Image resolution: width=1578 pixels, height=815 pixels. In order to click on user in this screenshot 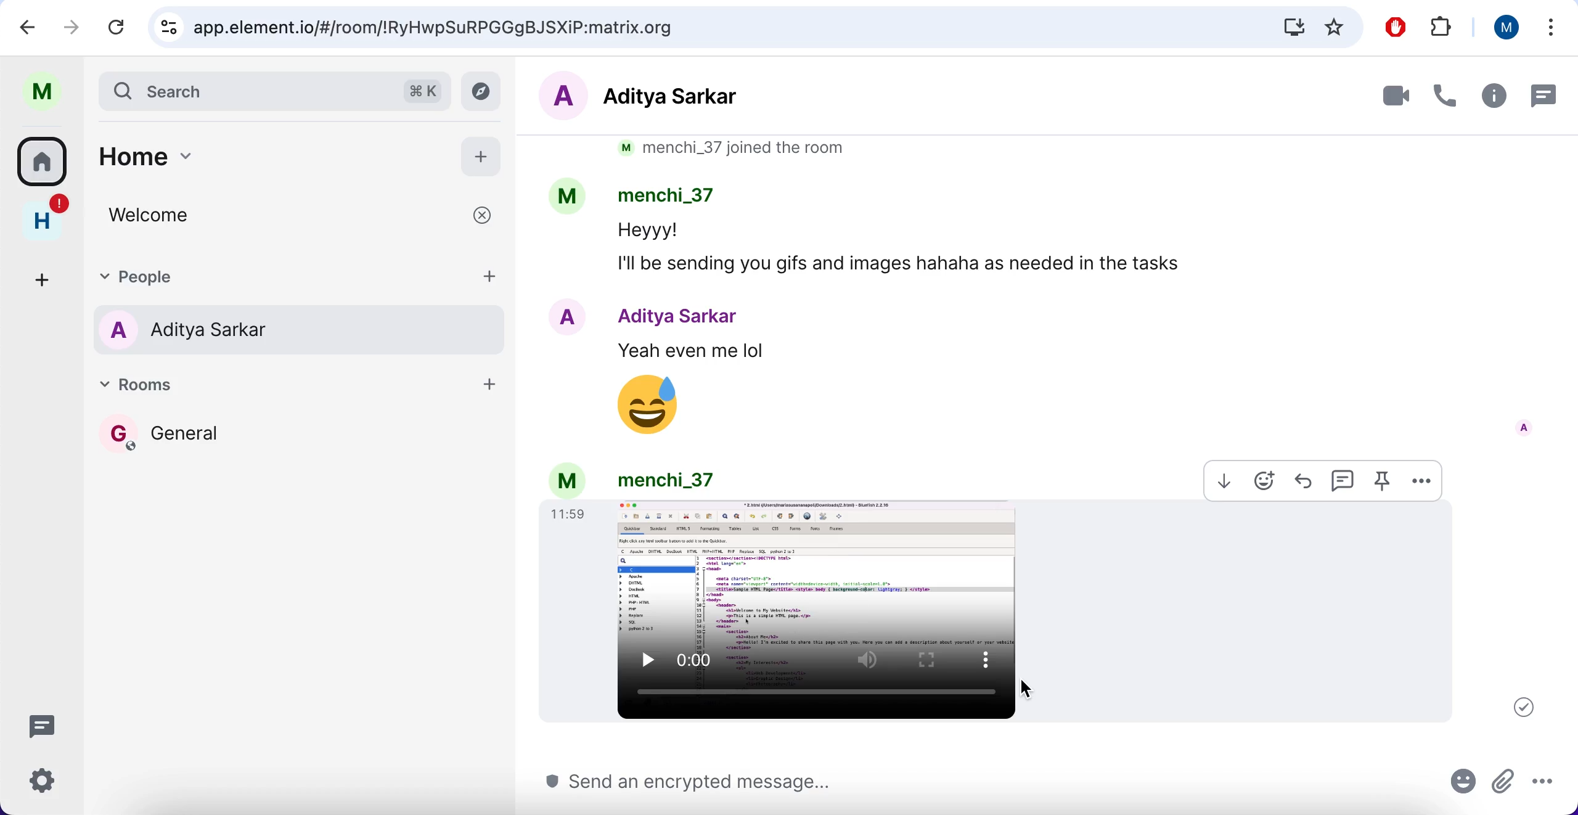, I will do `click(1506, 28)`.